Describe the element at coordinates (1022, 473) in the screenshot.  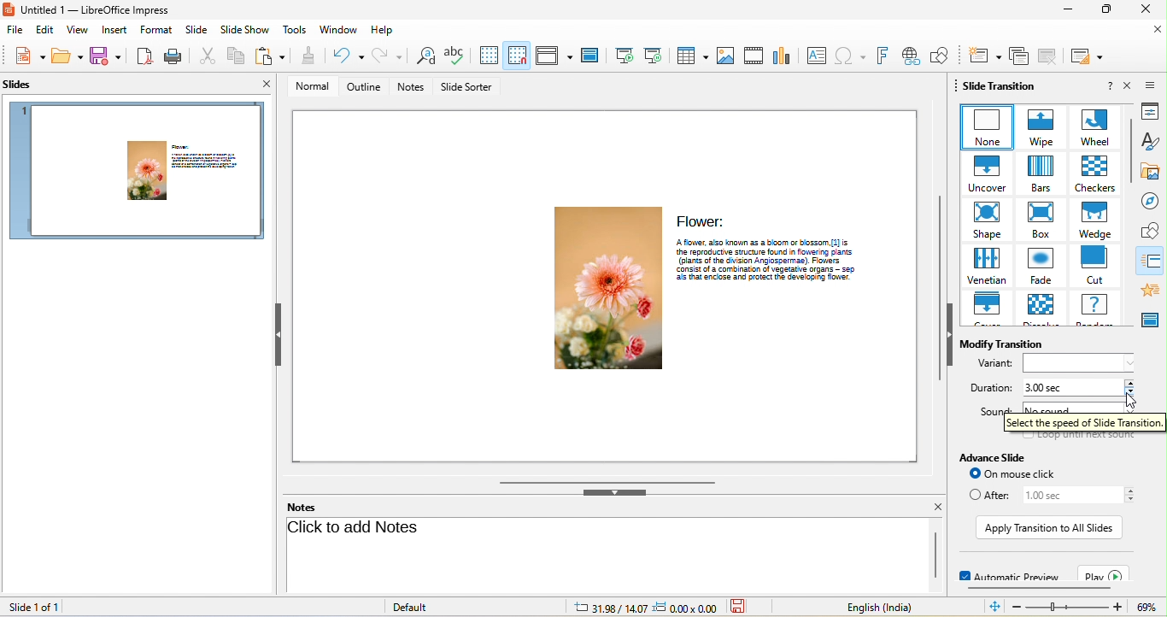
I see `on mouse click` at that location.